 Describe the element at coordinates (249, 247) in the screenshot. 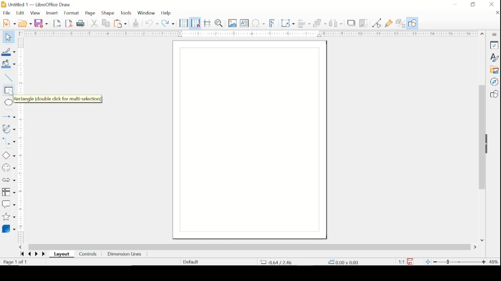

I see `scroll box` at that location.